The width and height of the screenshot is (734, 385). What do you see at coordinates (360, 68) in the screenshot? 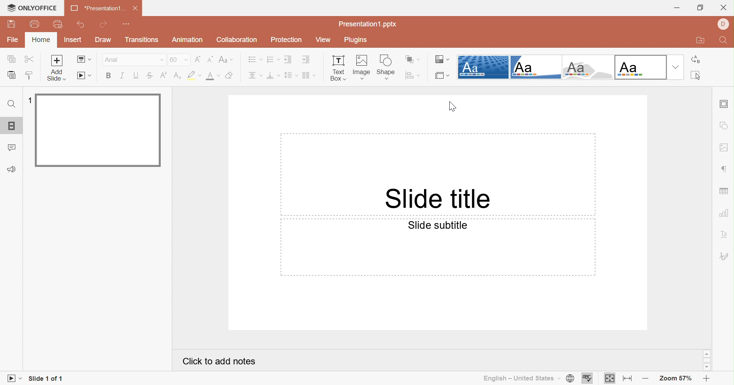
I see `Image` at bounding box center [360, 68].